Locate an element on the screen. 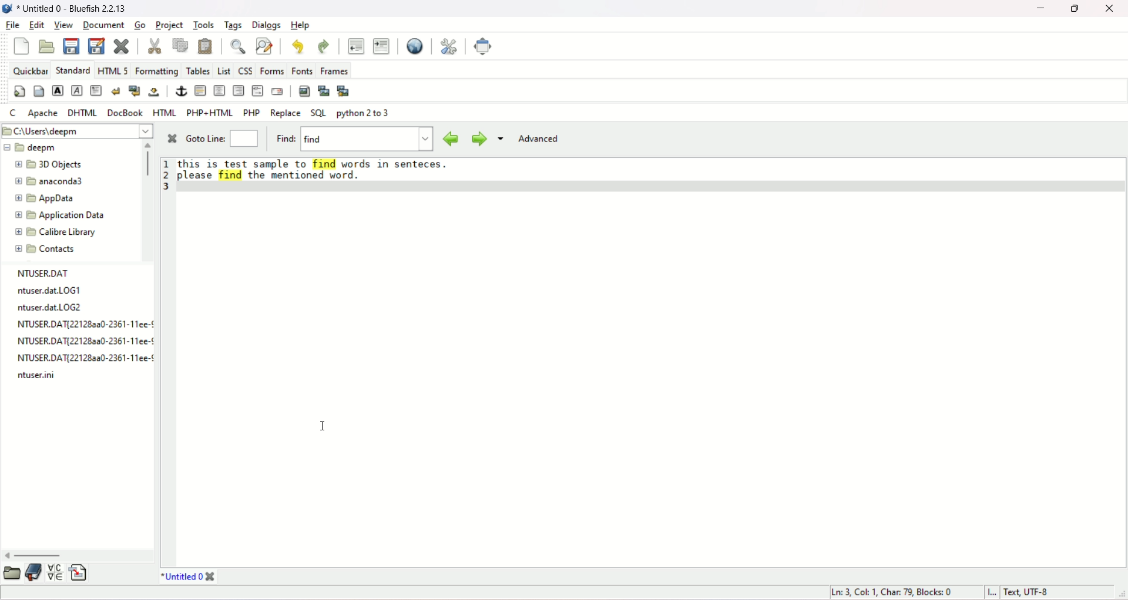  tags is located at coordinates (234, 25).